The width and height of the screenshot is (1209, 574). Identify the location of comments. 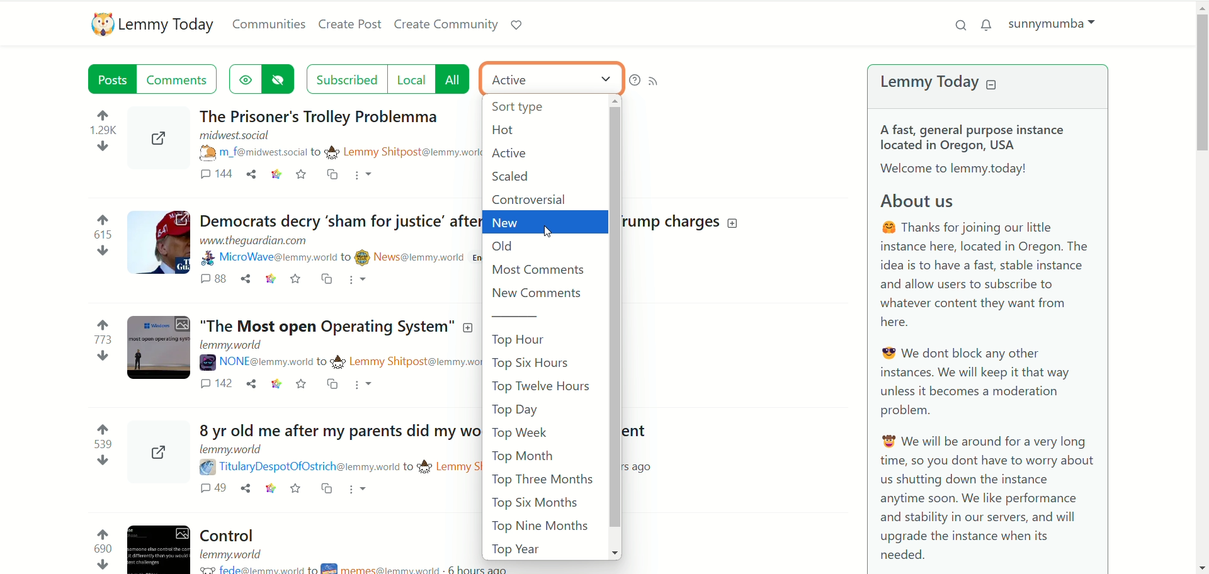
(199, 490).